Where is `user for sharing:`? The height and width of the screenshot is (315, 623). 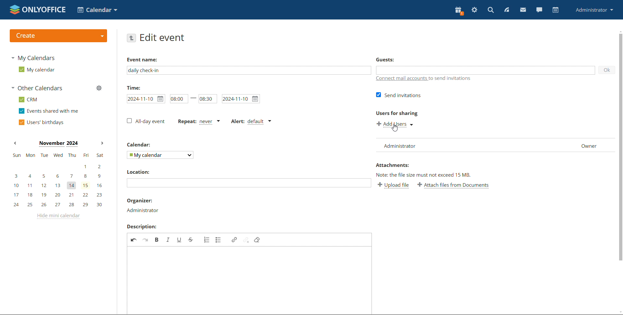 user for sharing: is located at coordinates (407, 113).